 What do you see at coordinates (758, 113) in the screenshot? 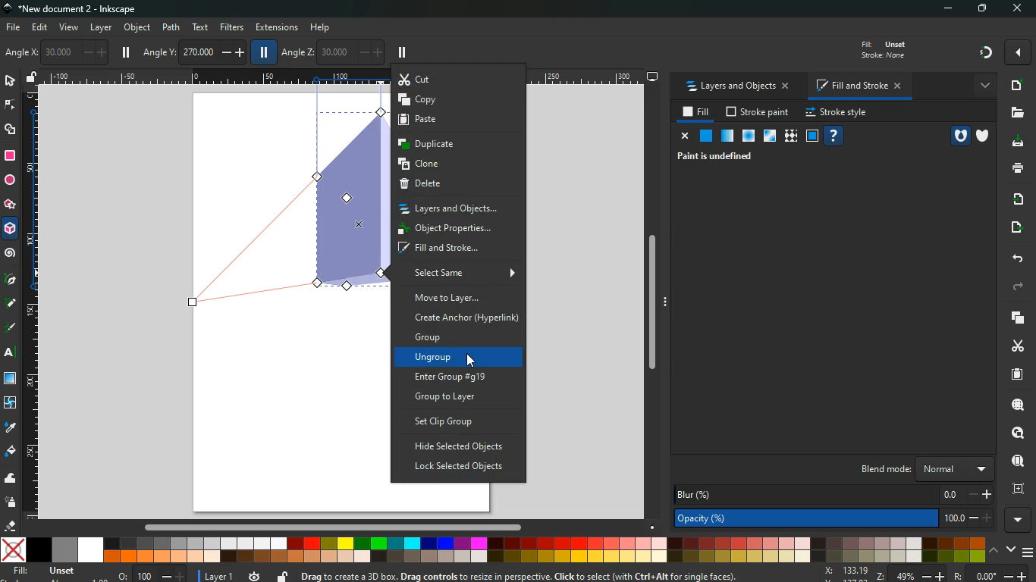
I see `stroke paint` at bounding box center [758, 113].